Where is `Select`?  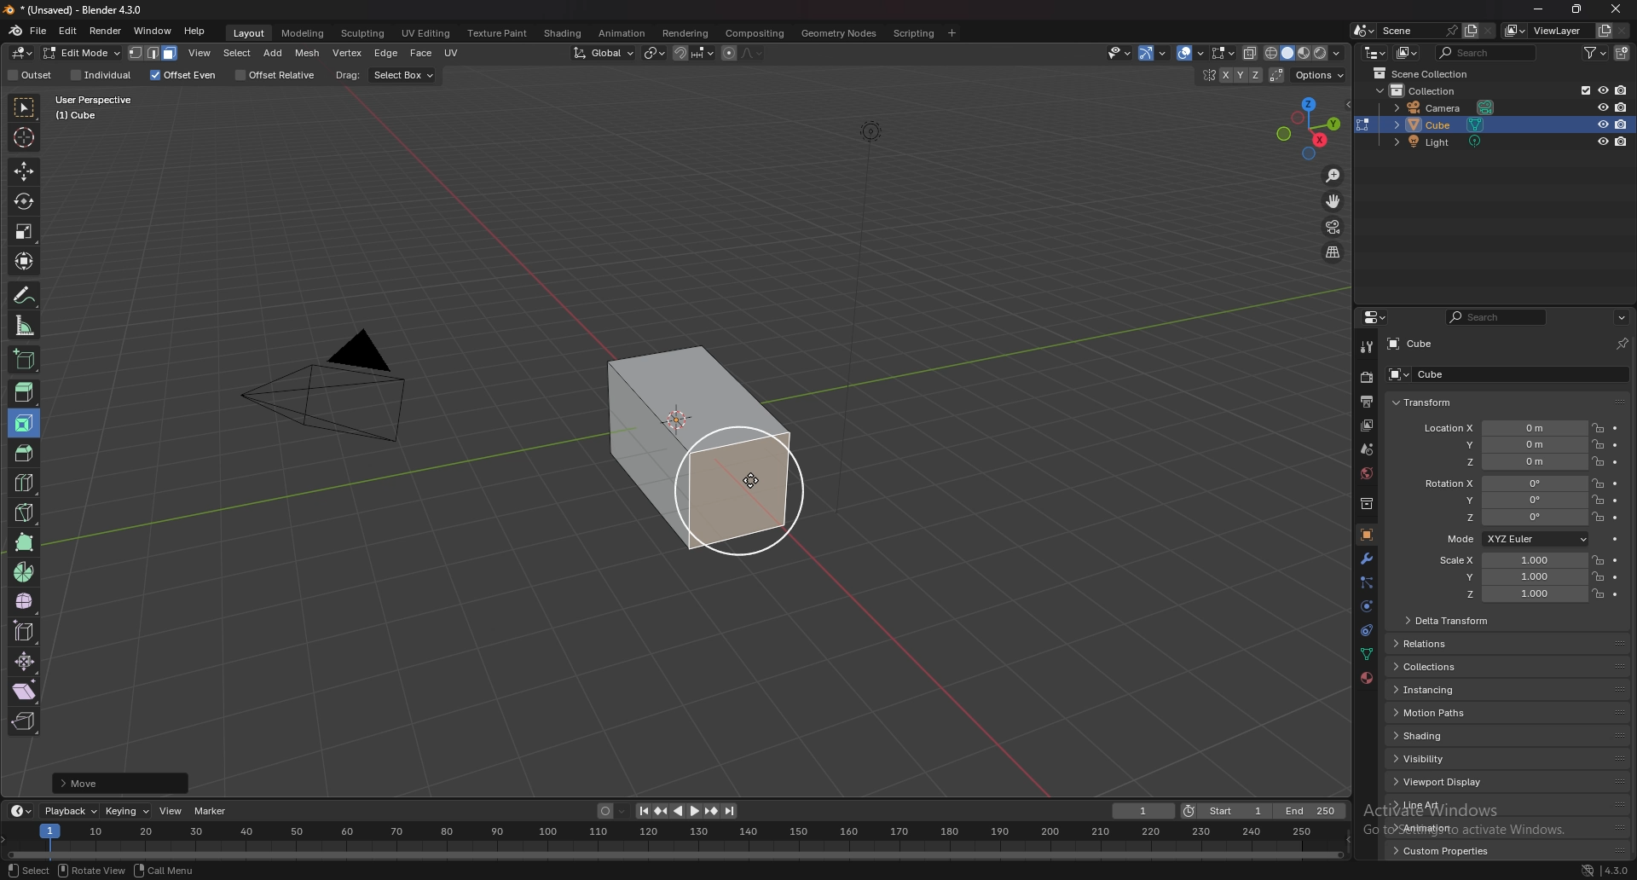 Select is located at coordinates (26, 870).